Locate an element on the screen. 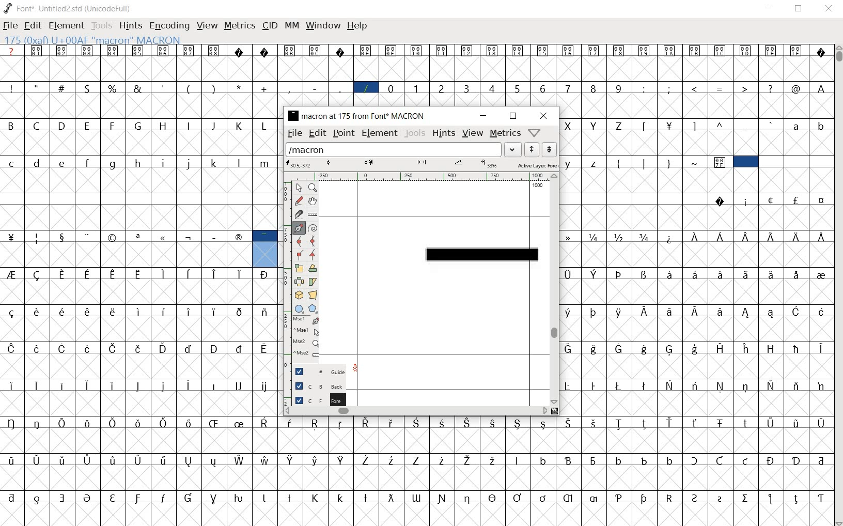 This screenshot has width=843, height=526. Close is located at coordinates (829, 9).